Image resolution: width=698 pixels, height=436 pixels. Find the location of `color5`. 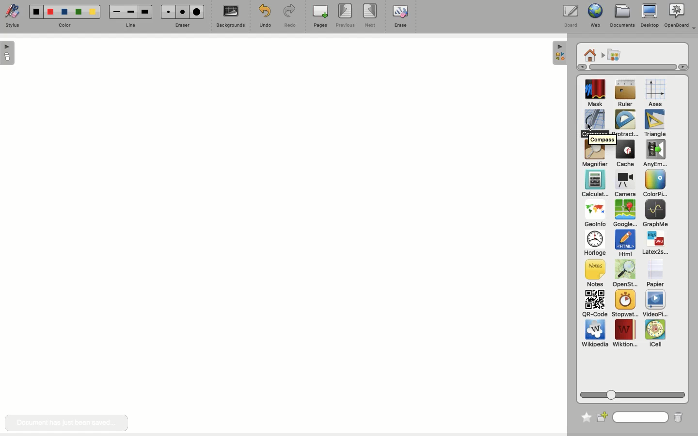

color5 is located at coordinates (92, 13).